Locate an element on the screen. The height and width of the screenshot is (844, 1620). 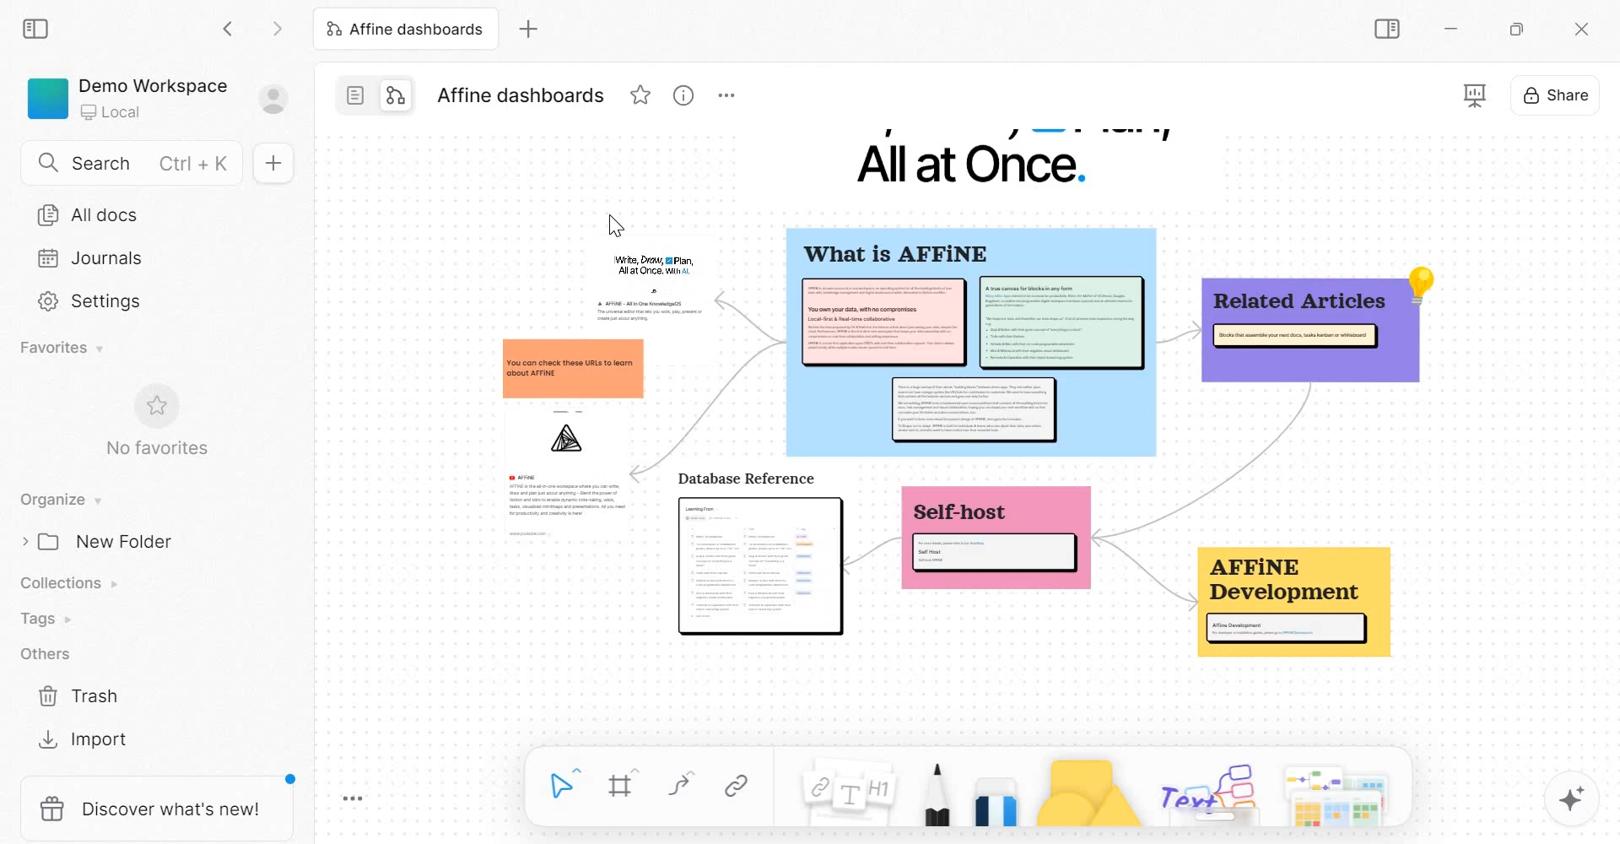
No favorites is located at coordinates (157, 451).